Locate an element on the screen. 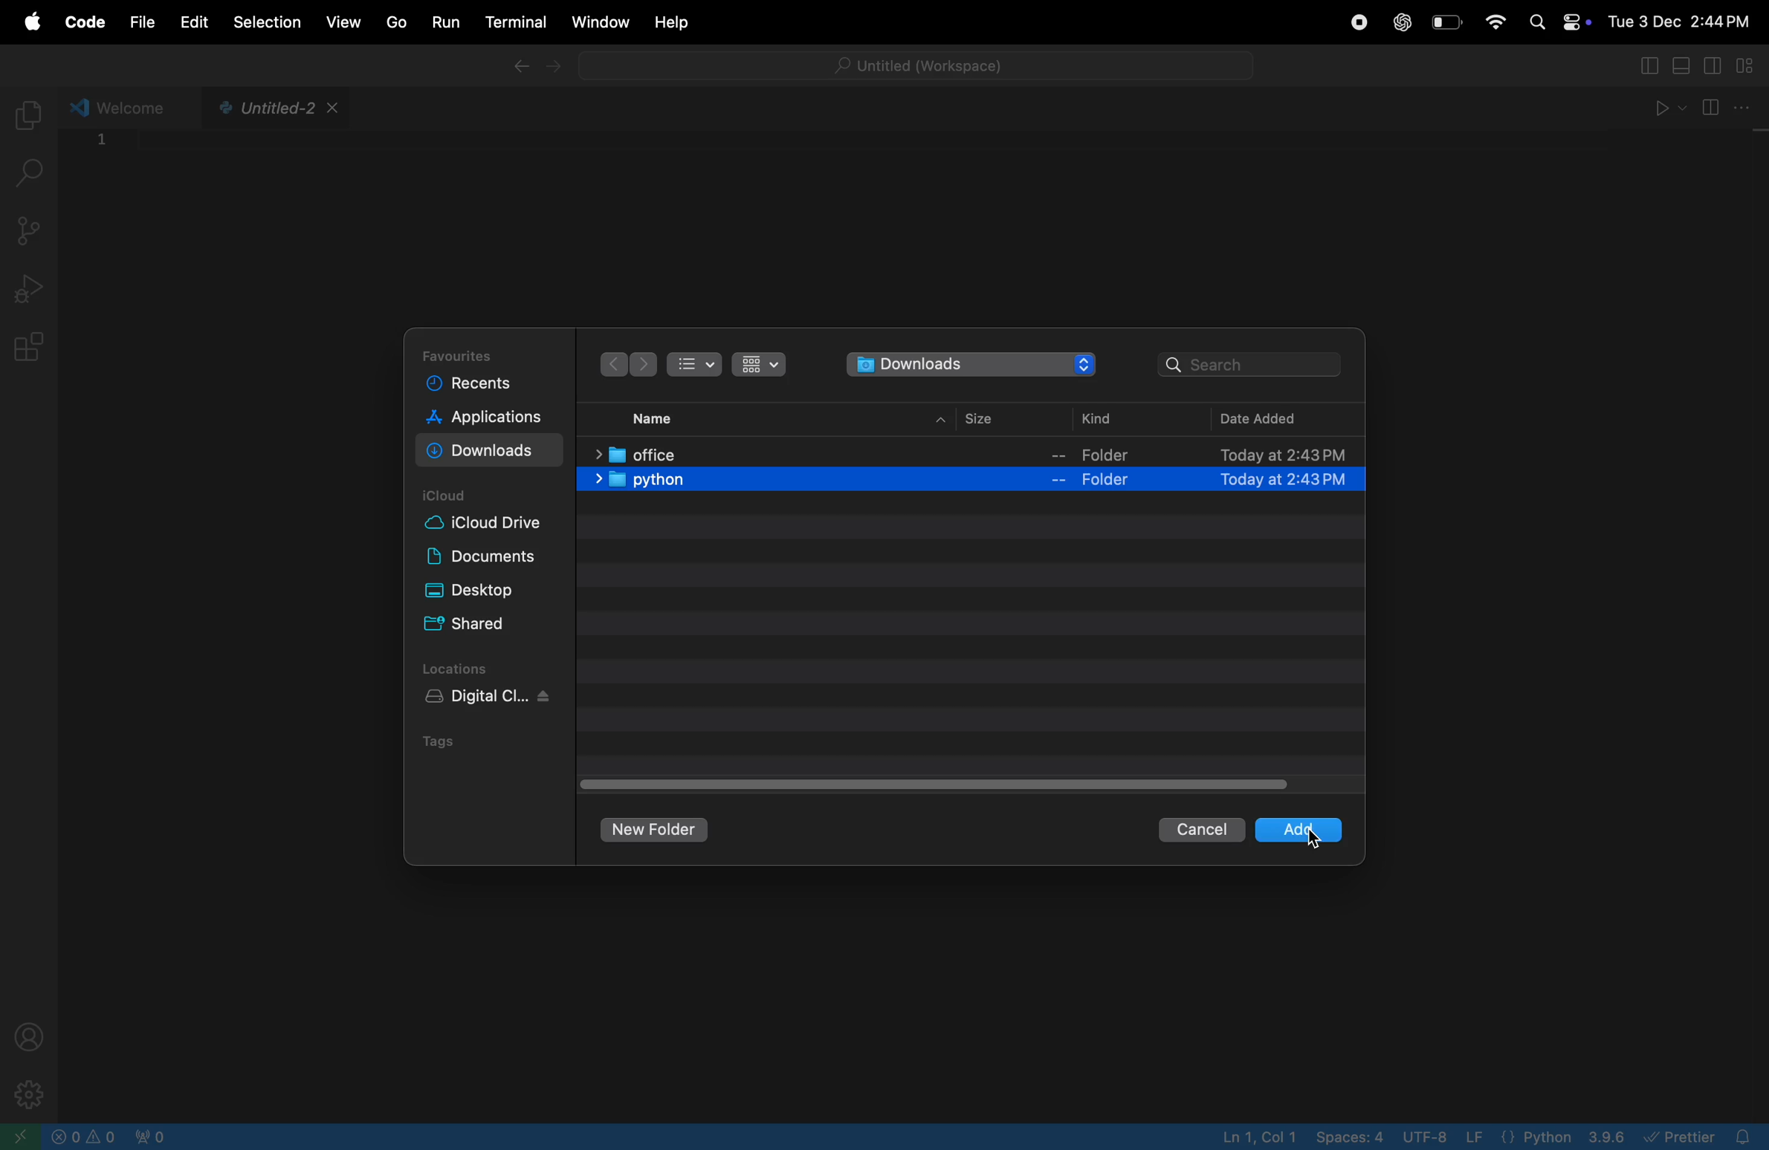  chatgpt is located at coordinates (1403, 24).